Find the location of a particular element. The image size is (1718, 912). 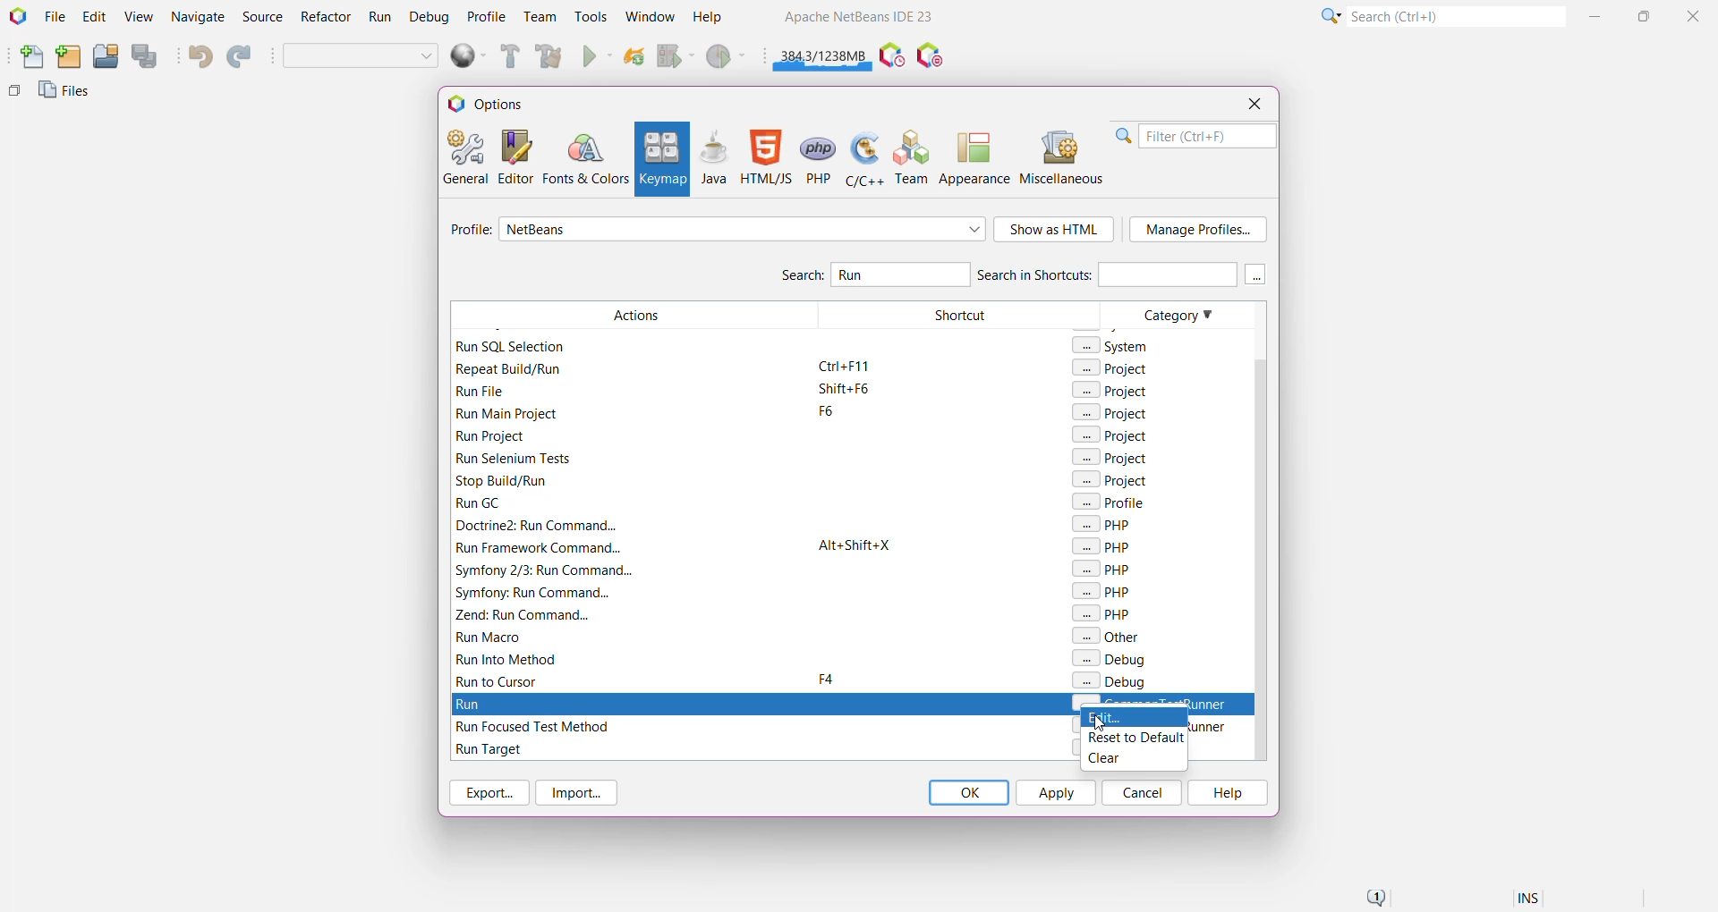

Edit is located at coordinates (94, 18).